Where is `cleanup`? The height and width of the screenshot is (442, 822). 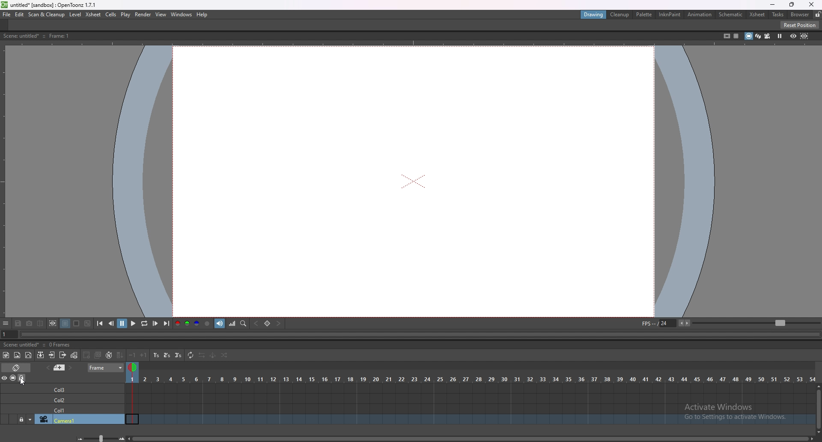
cleanup is located at coordinates (620, 15).